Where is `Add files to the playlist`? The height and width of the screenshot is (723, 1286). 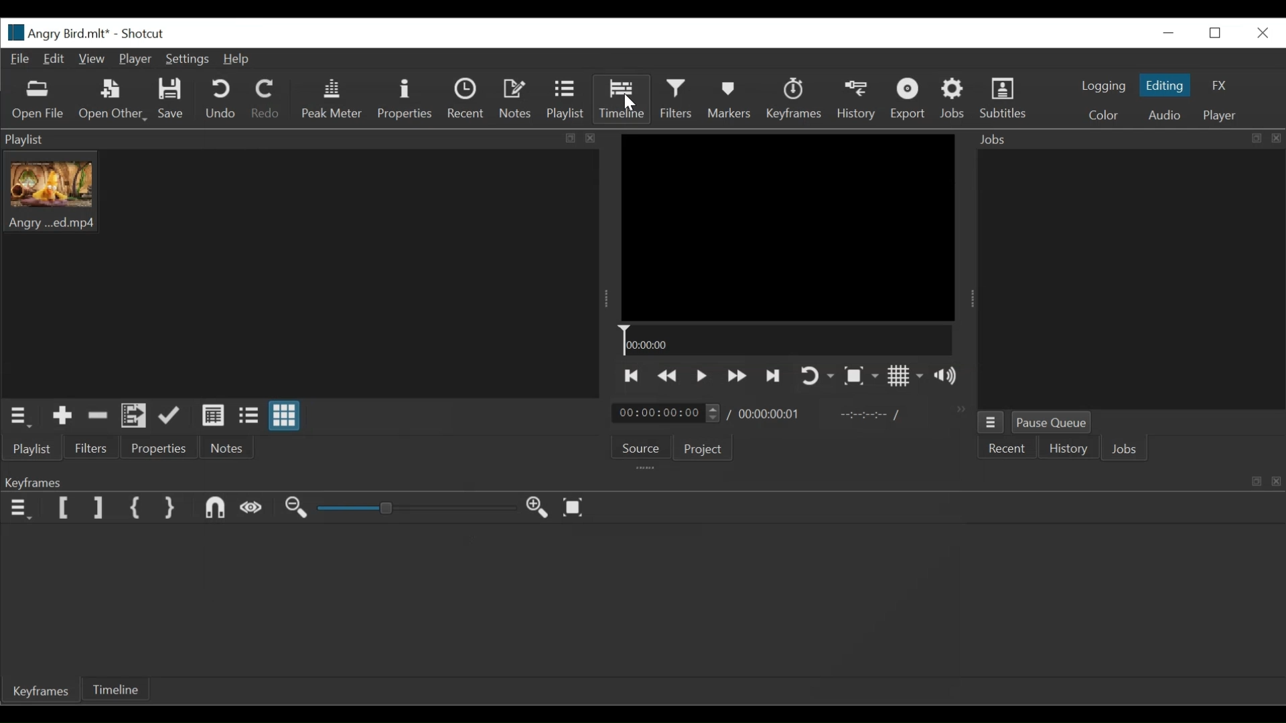 Add files to the playlist is located at coordinates (134, 416).